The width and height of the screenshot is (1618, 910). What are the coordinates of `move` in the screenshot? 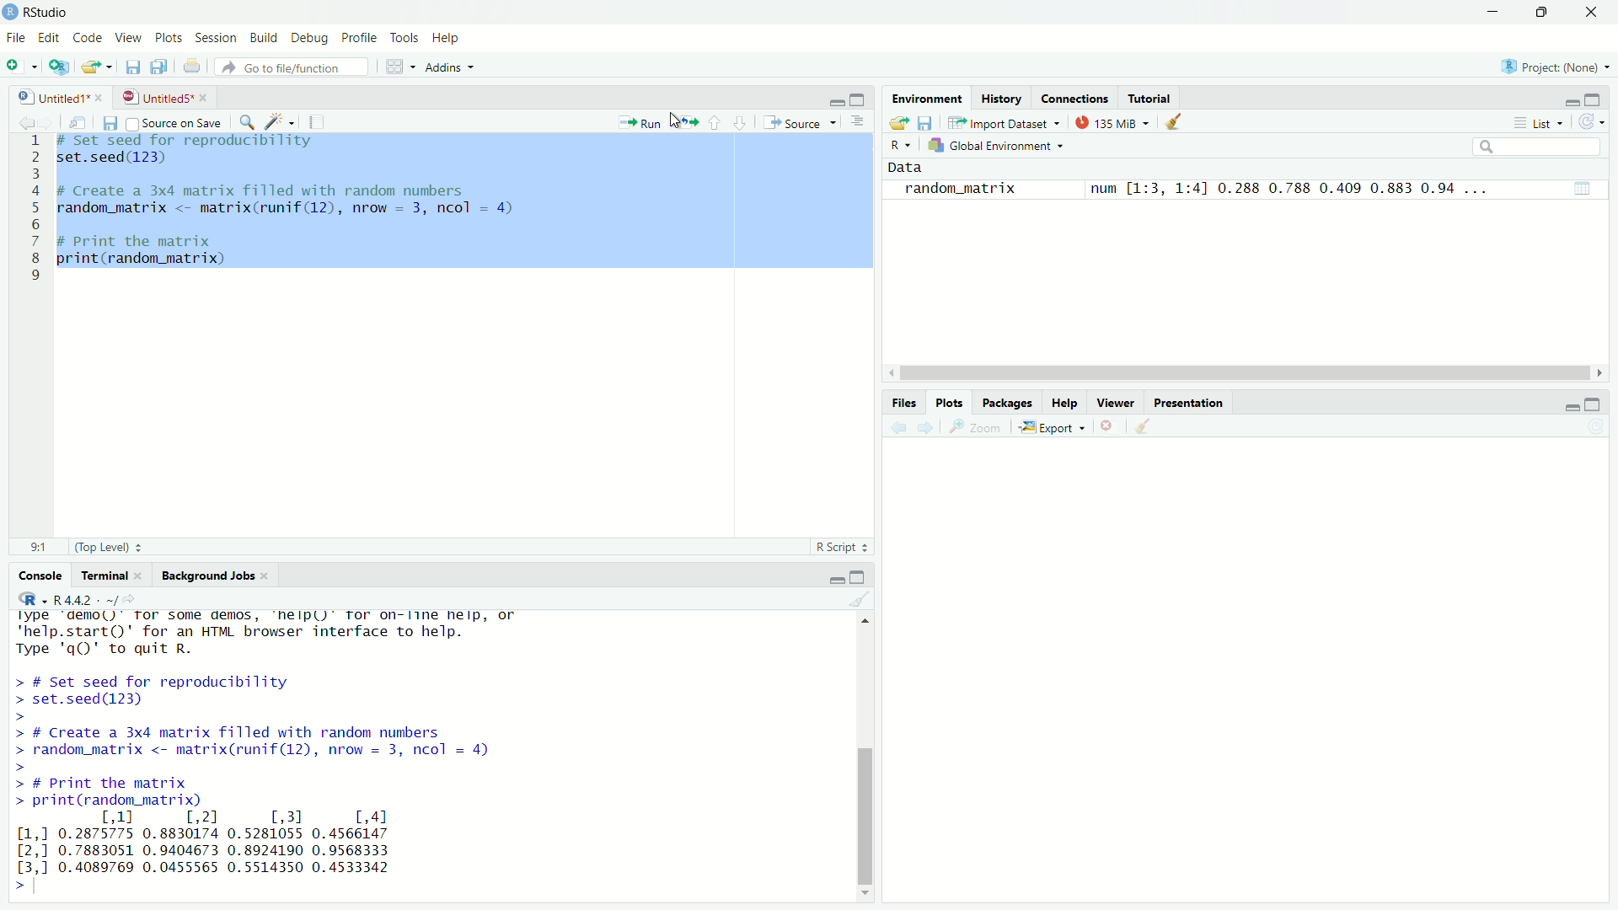 It's located at (690, 120).